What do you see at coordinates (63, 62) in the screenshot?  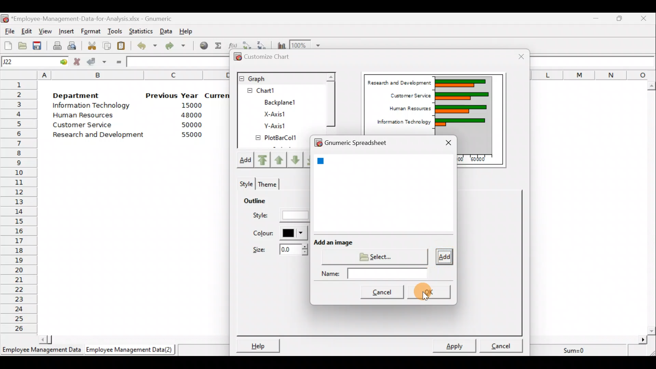 I see `go to` at bounding box center [63, 62].